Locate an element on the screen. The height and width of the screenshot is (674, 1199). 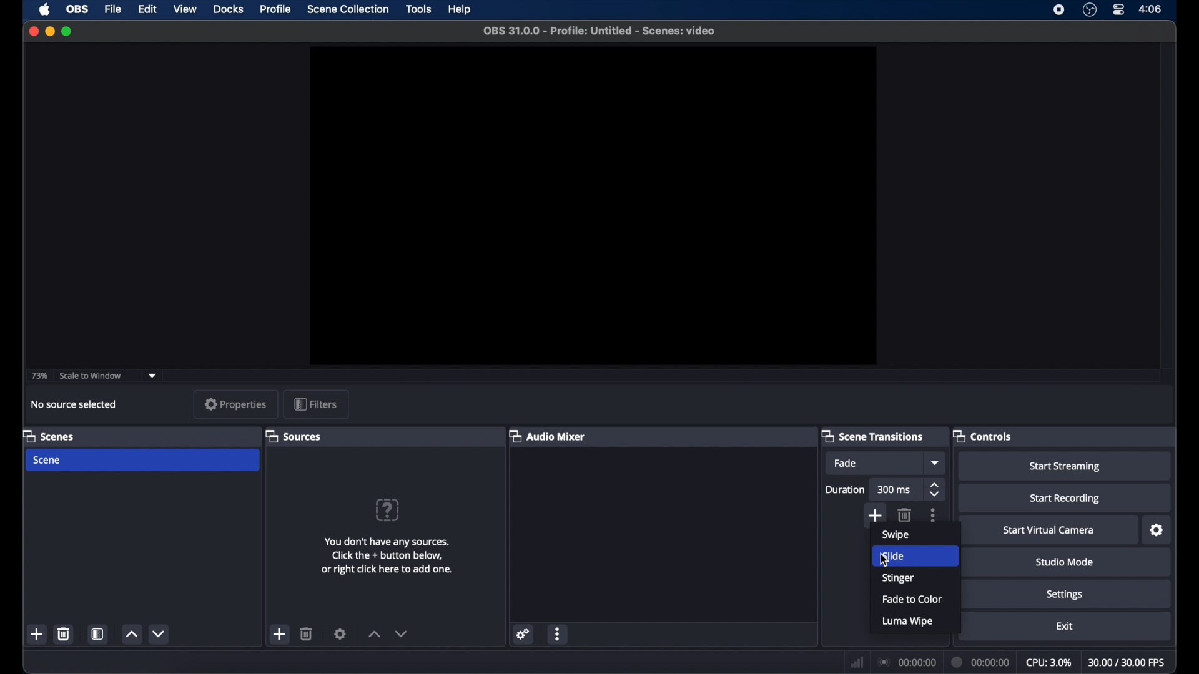
delete is located at coordinates (64, 633).